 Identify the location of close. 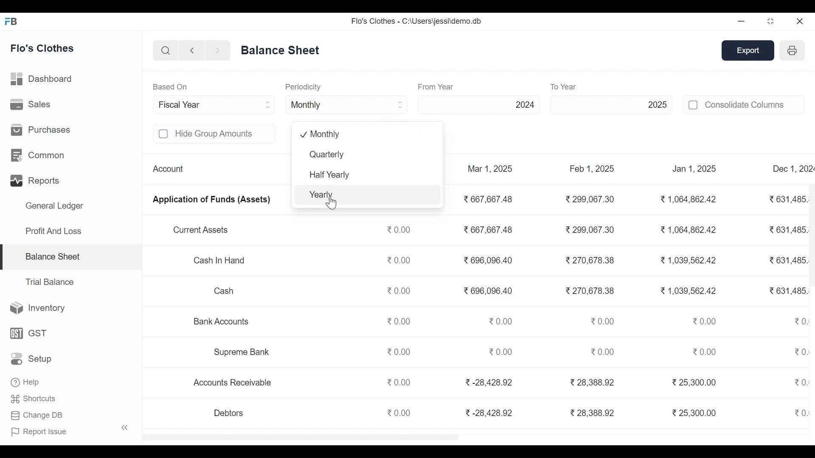
(801, 21).